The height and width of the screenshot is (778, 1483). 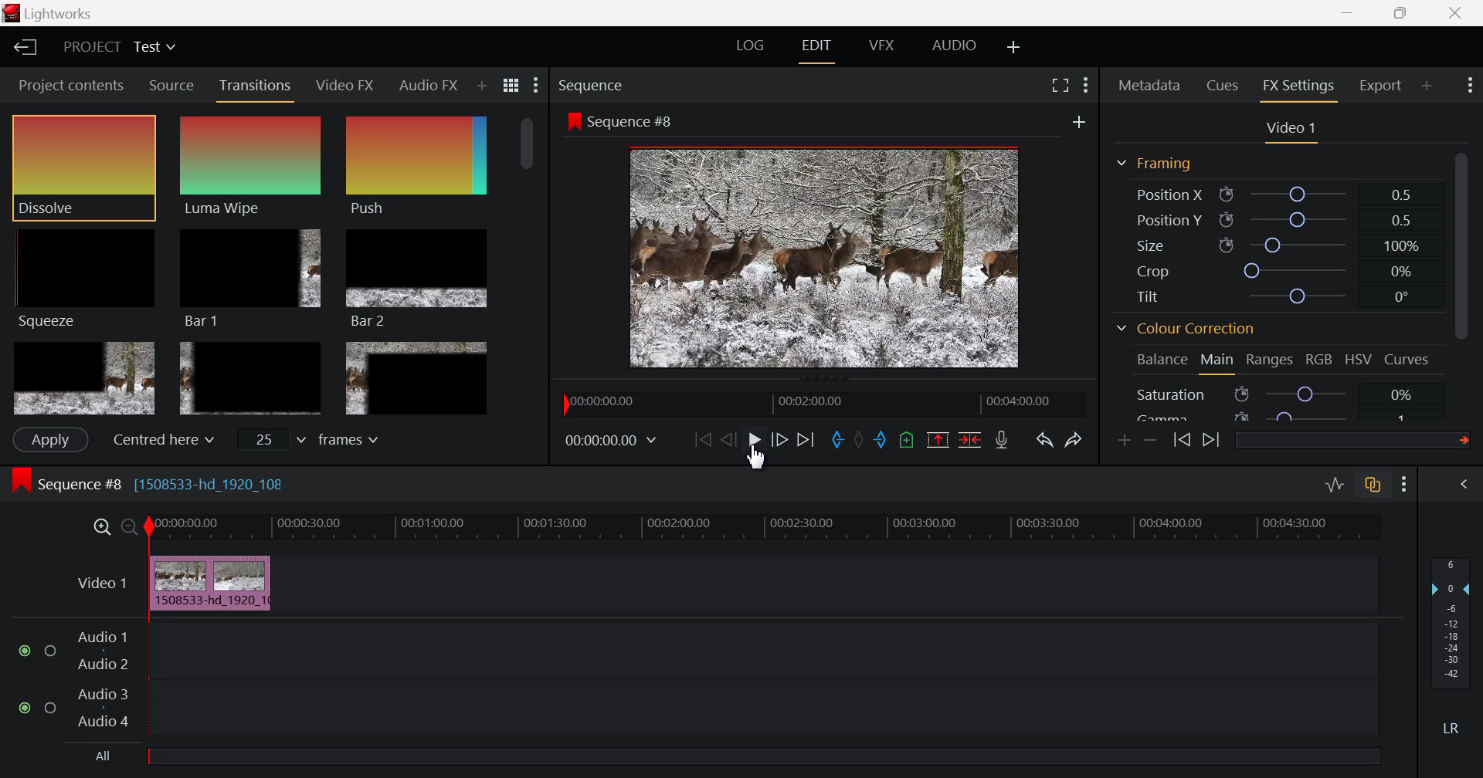 I want to click on frames input field, so click(x=323, y=438).